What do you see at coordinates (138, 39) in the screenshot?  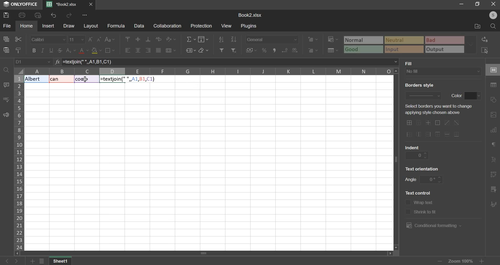 I see `align middle` at bounding box center [138, 39].